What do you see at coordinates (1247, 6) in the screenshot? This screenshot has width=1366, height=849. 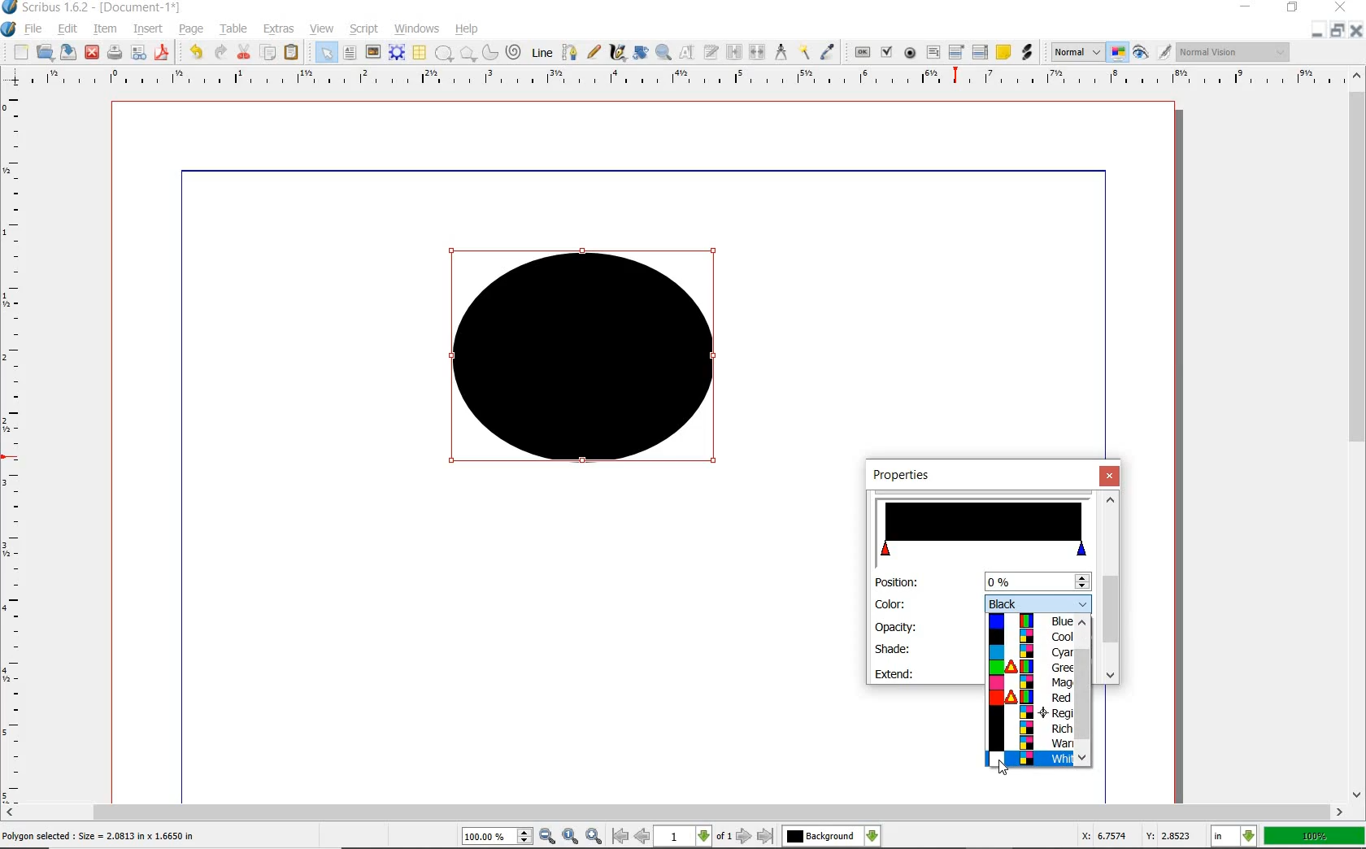 I see `MINIMIZE` at bounding box center [1247, 6].